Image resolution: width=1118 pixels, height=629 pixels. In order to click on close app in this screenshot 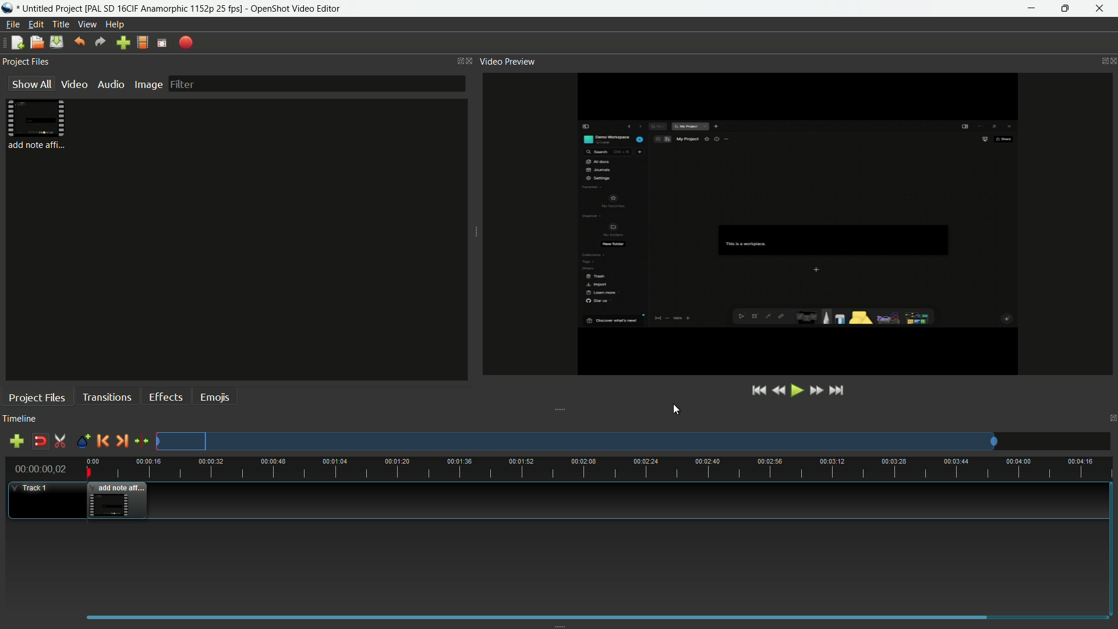, I will do `click(1103, 9)`.